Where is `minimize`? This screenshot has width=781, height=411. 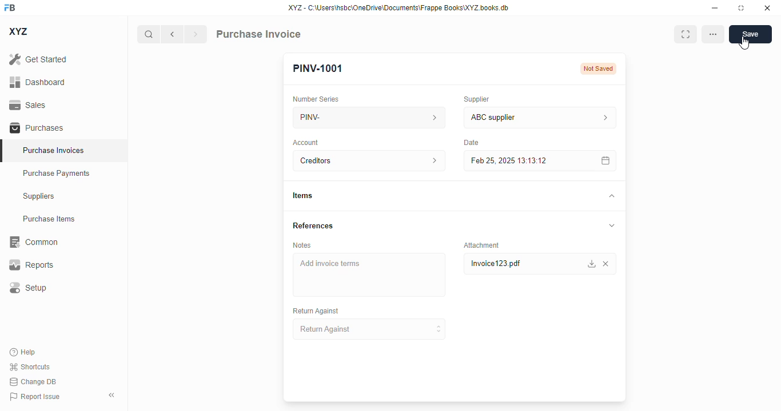 minimize is located at coordinates (715, 7).